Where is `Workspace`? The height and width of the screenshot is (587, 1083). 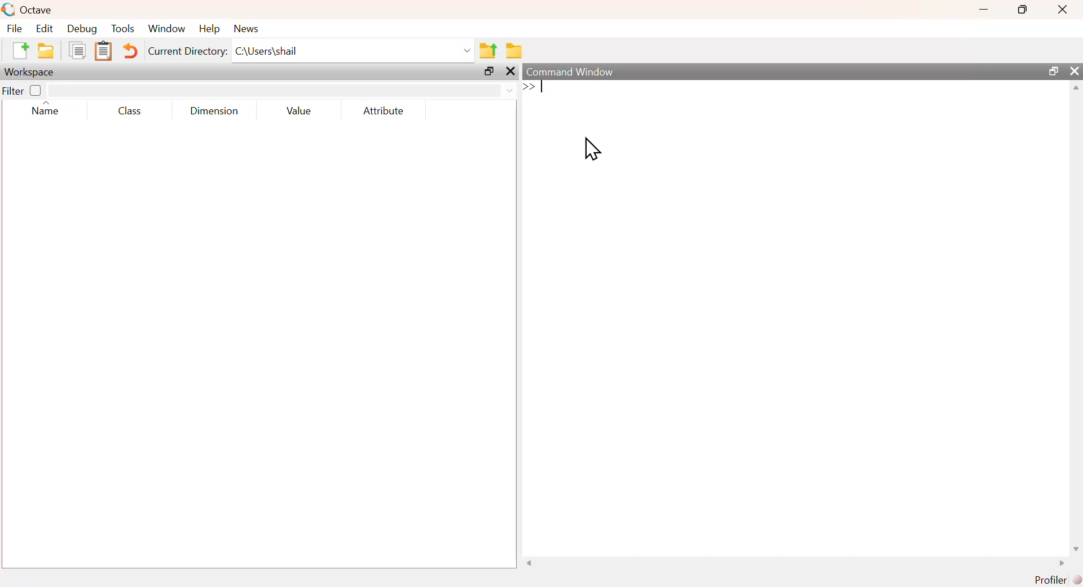
Workspace is located at coordinates (32, 72).